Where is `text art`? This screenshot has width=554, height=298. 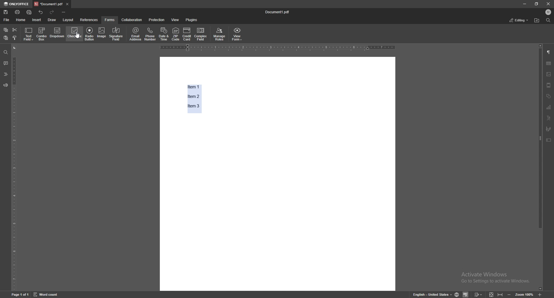
text art is located at coordinates (549, 118).